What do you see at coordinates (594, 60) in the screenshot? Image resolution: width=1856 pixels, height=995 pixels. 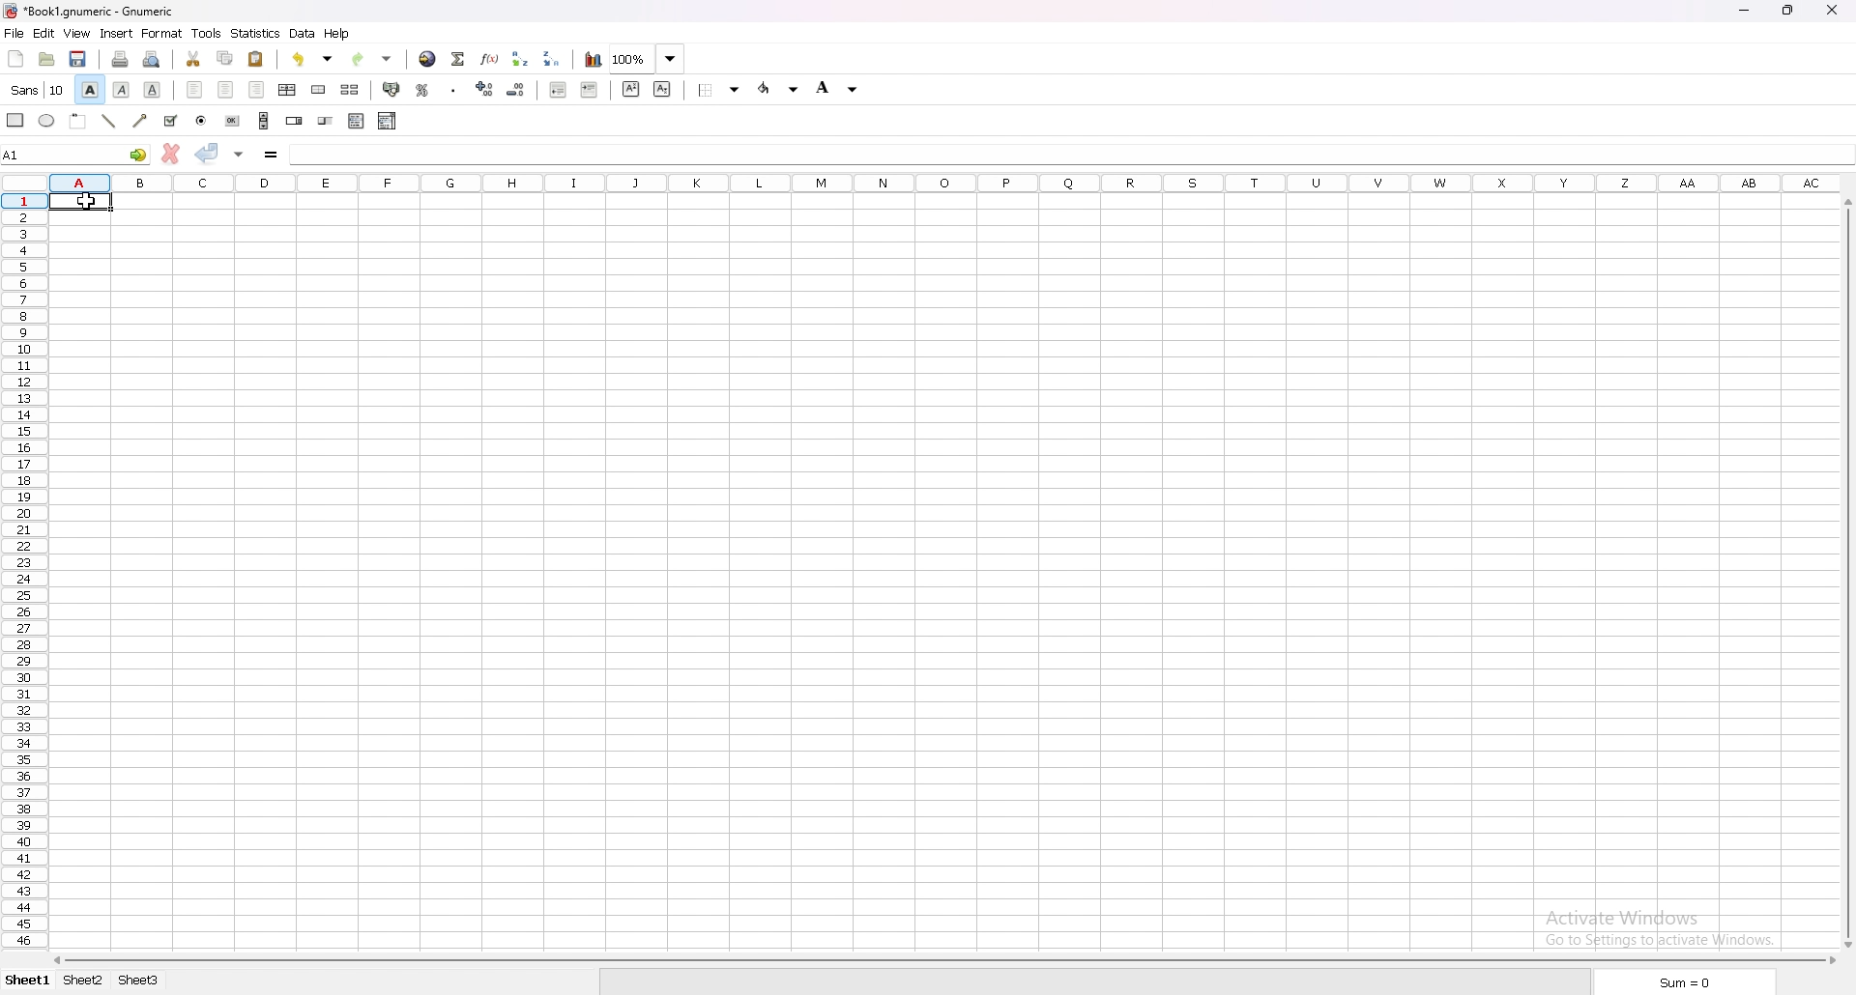 I see `chart` at bounding box center [594, 60].